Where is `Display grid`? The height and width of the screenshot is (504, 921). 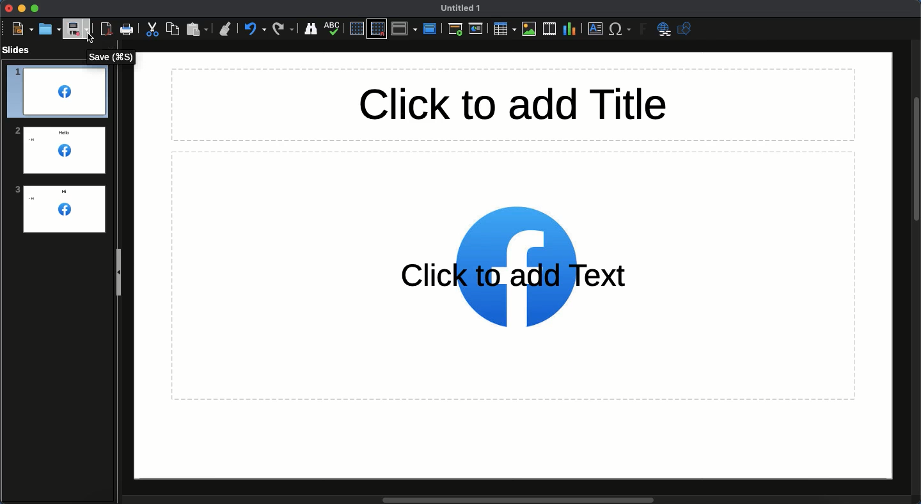
Display grid is located at coordinates (357, 29).